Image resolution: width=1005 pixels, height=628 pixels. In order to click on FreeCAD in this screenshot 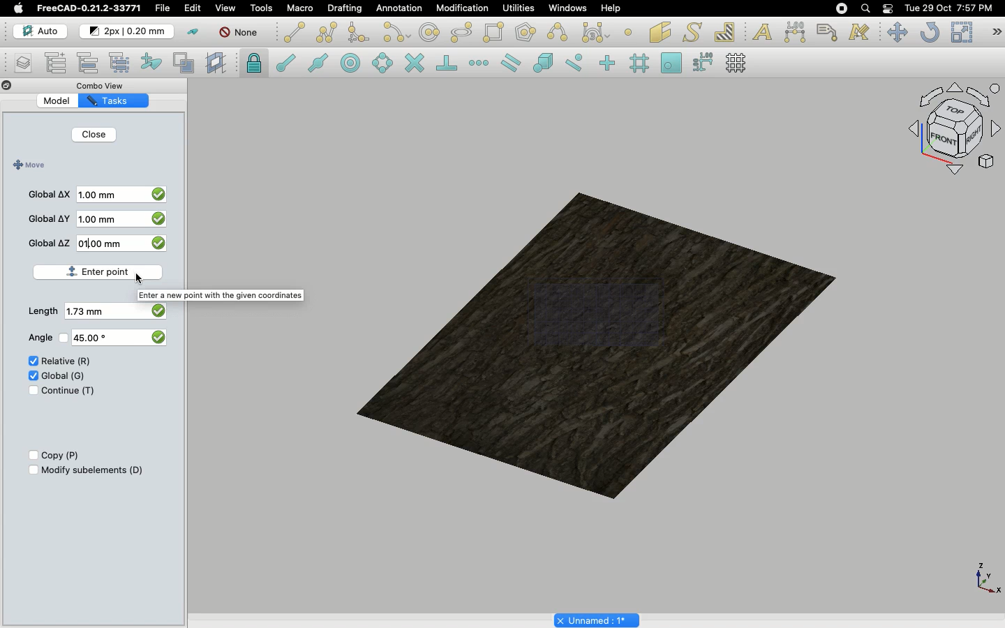, I will do `click(90, 8)`.